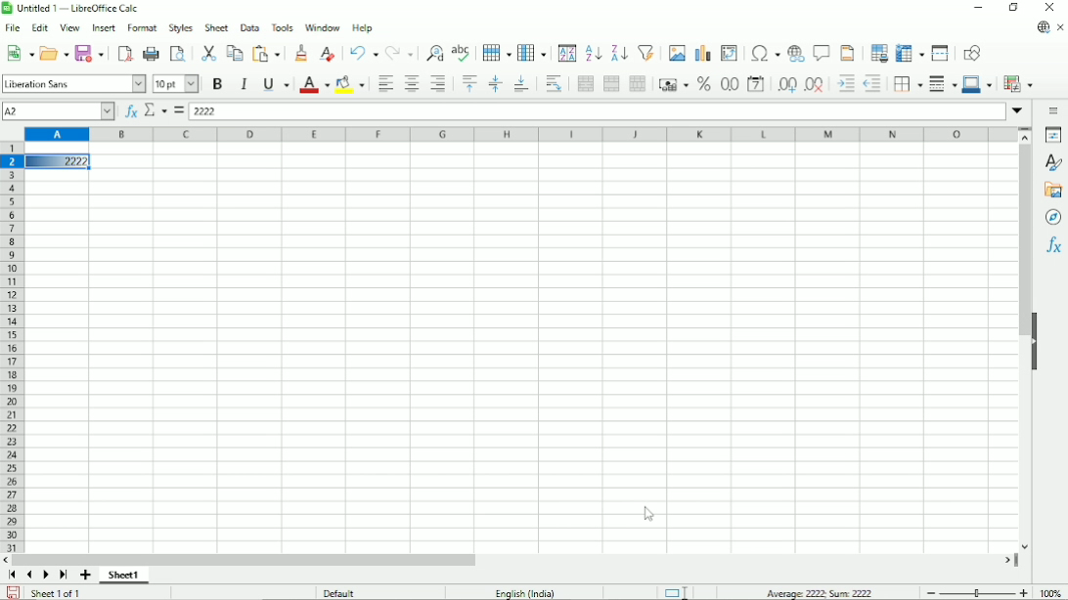 The width and height of the screenshot is (1068, 600). I want to click on Styles, so click(180, 27).